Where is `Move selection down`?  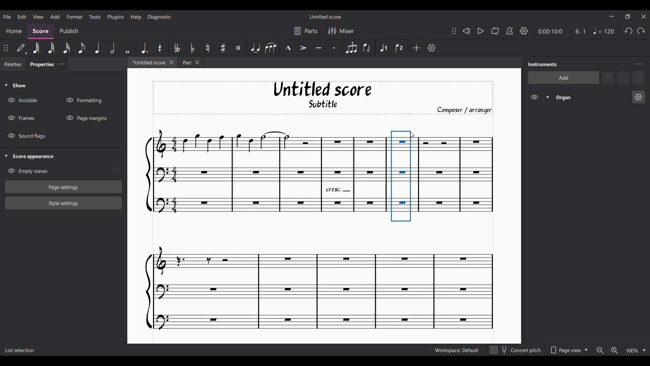
Move selection down is located at coordinates (623, 77).